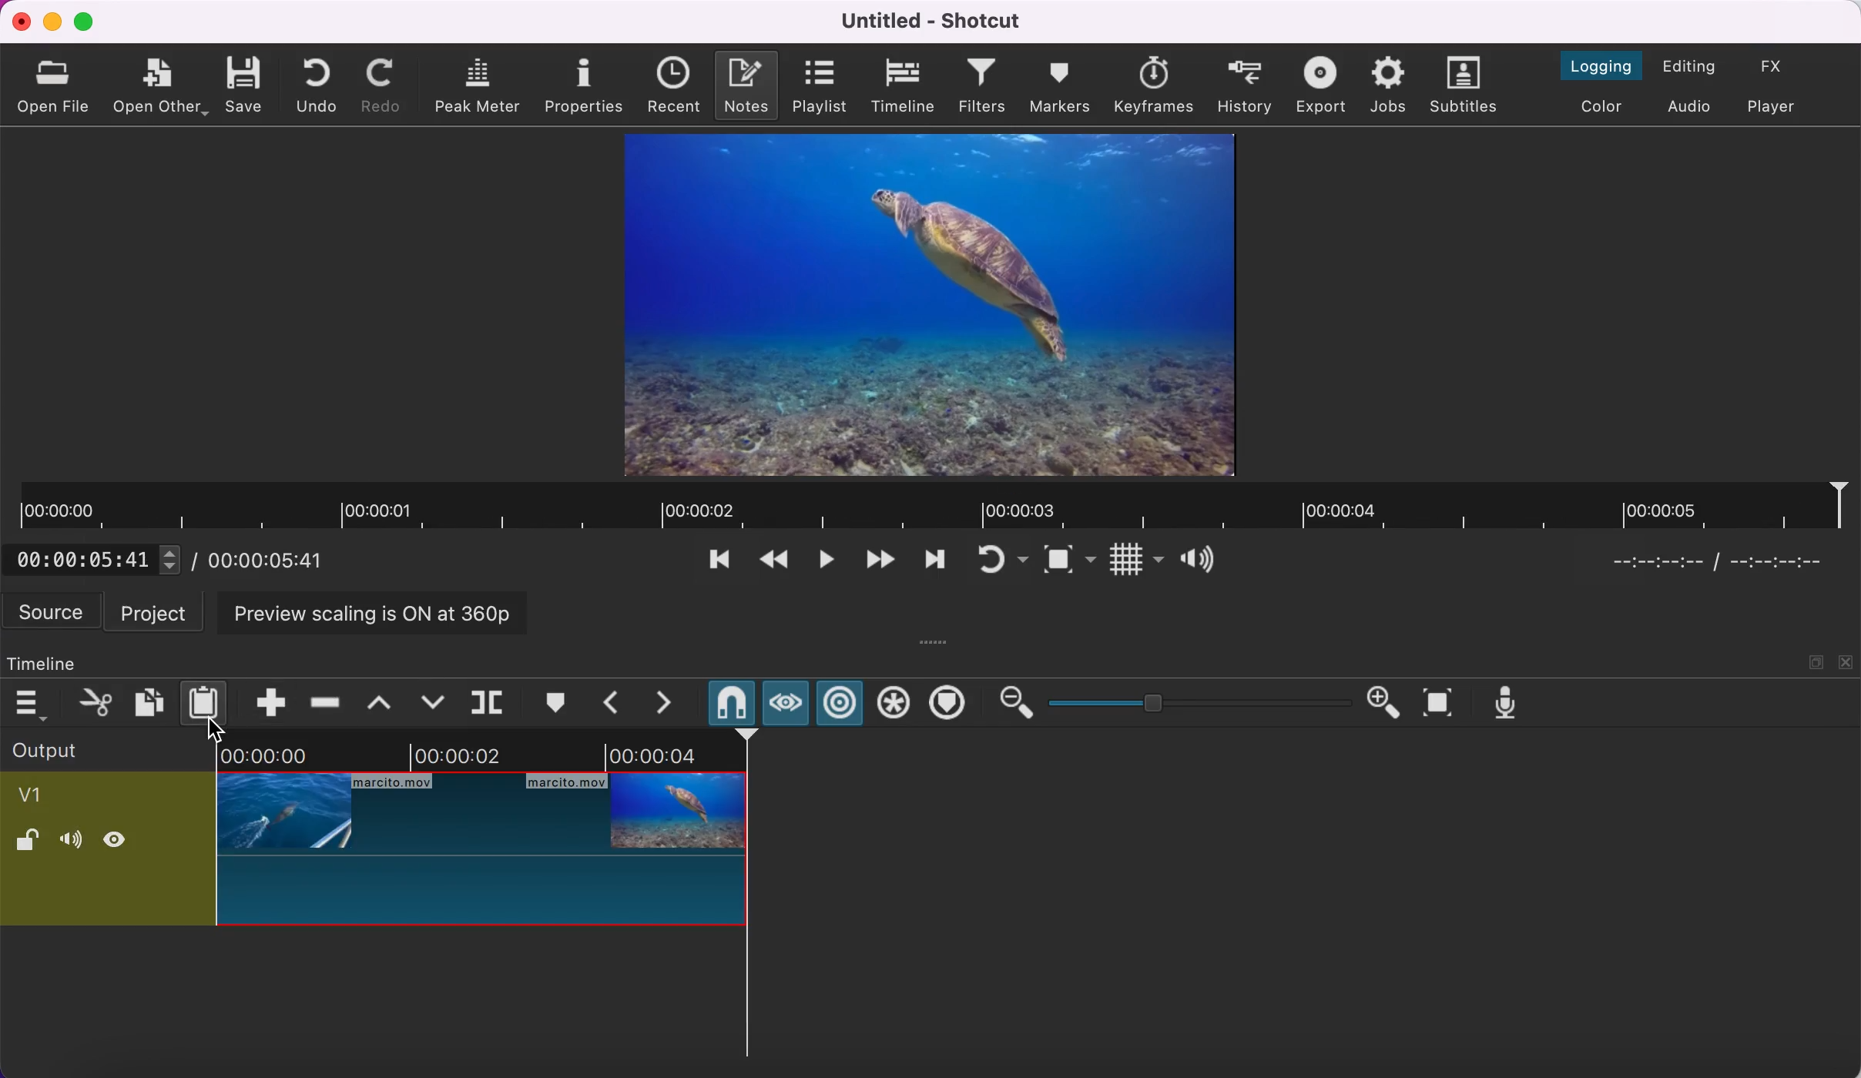  I want to click on , so click(1067, 560).